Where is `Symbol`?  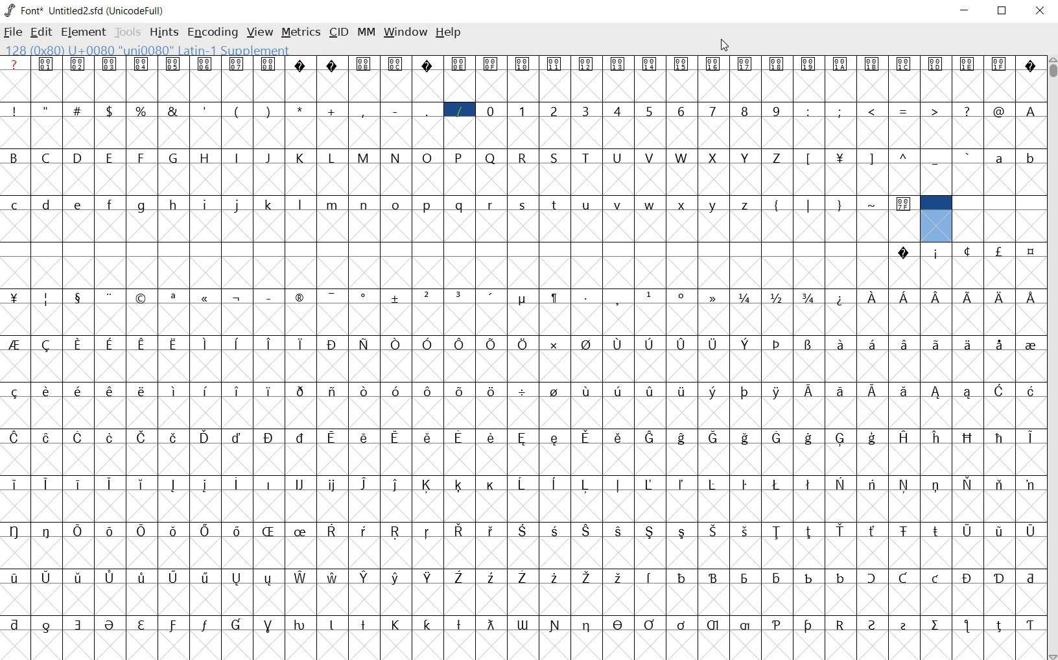
Symbol is located at coordinates (112, 437).